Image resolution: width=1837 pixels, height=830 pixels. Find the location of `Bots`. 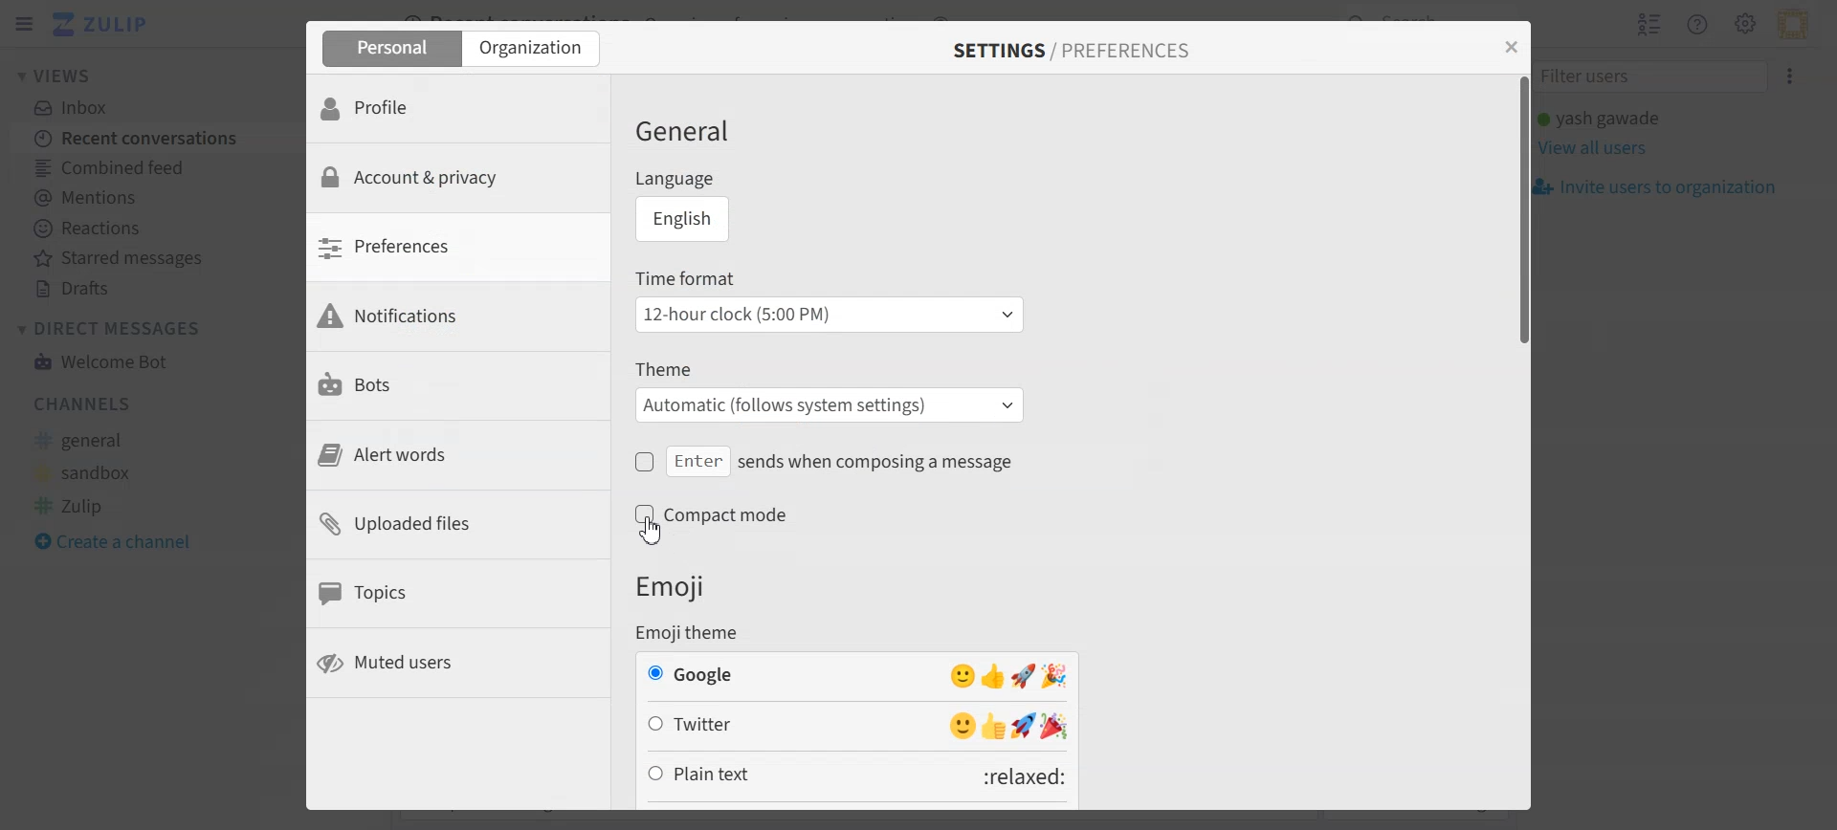

Bots is located at coordinates (456, 385).